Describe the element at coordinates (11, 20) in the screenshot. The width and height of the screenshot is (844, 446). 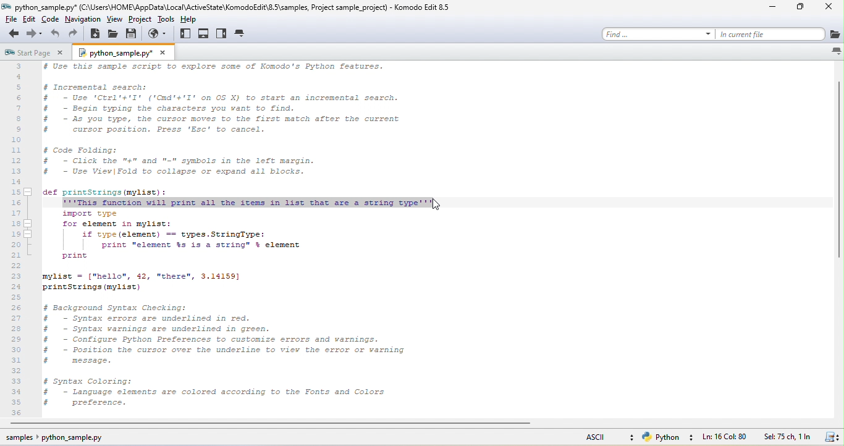
I see `file` at that location.